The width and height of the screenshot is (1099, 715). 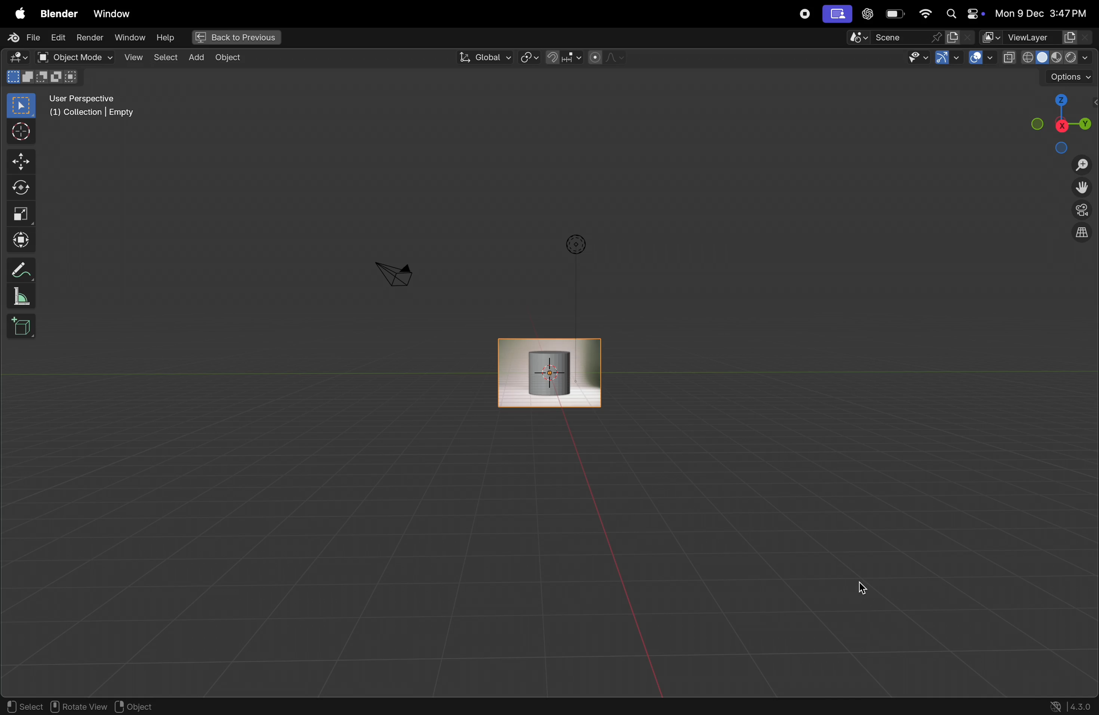 I want to click on orthographic view, so click(x=1084, y=235).